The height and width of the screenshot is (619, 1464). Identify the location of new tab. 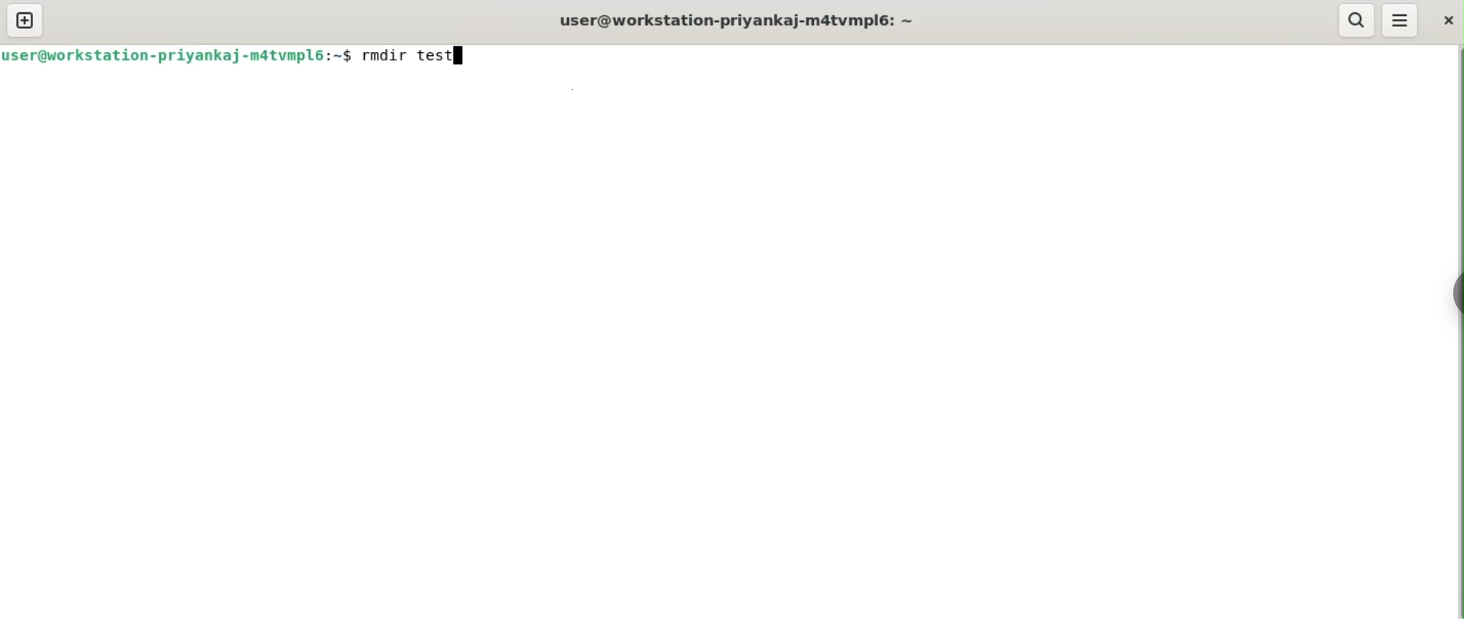
(27, 21).